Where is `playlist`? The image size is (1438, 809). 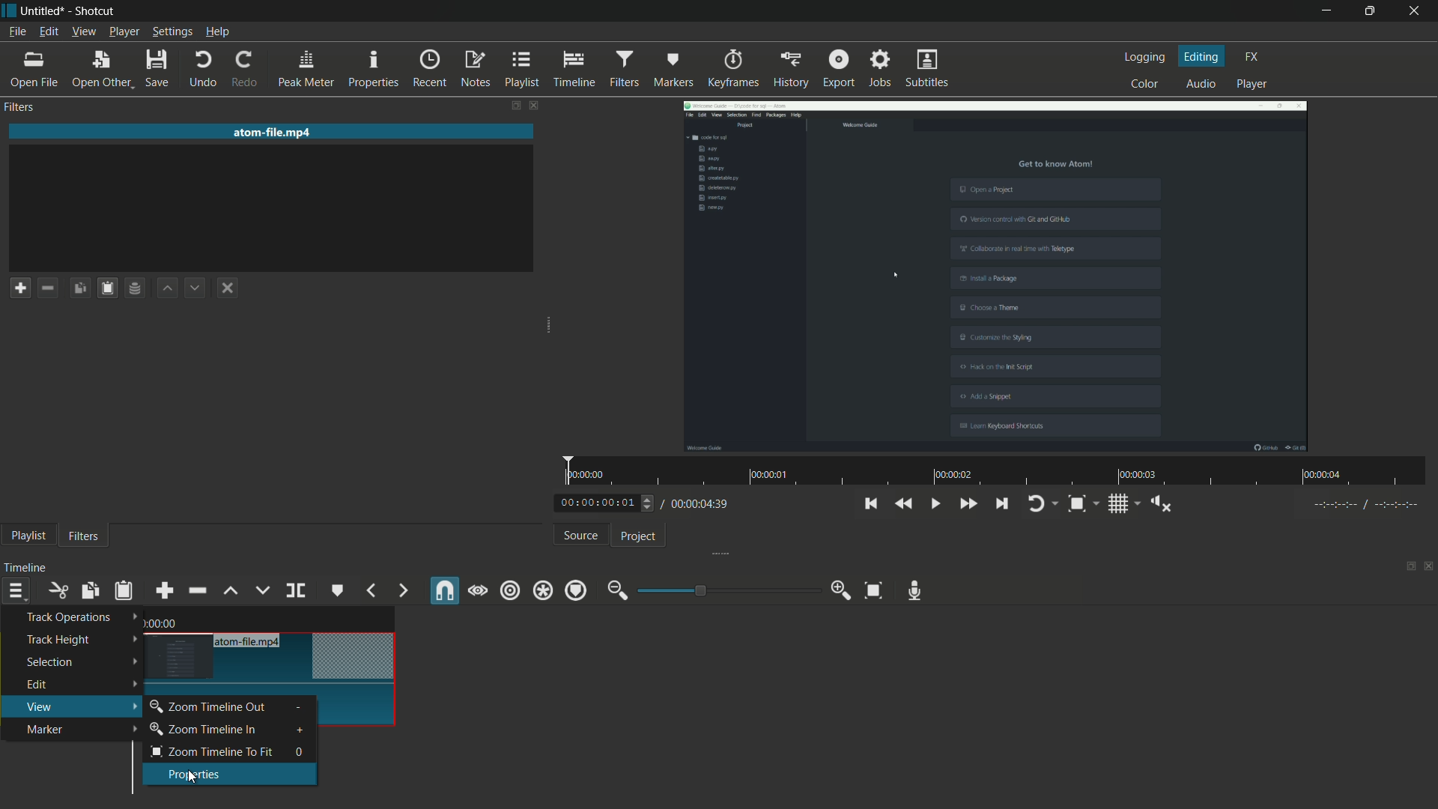 playlist is located at coordinates (28, 536).